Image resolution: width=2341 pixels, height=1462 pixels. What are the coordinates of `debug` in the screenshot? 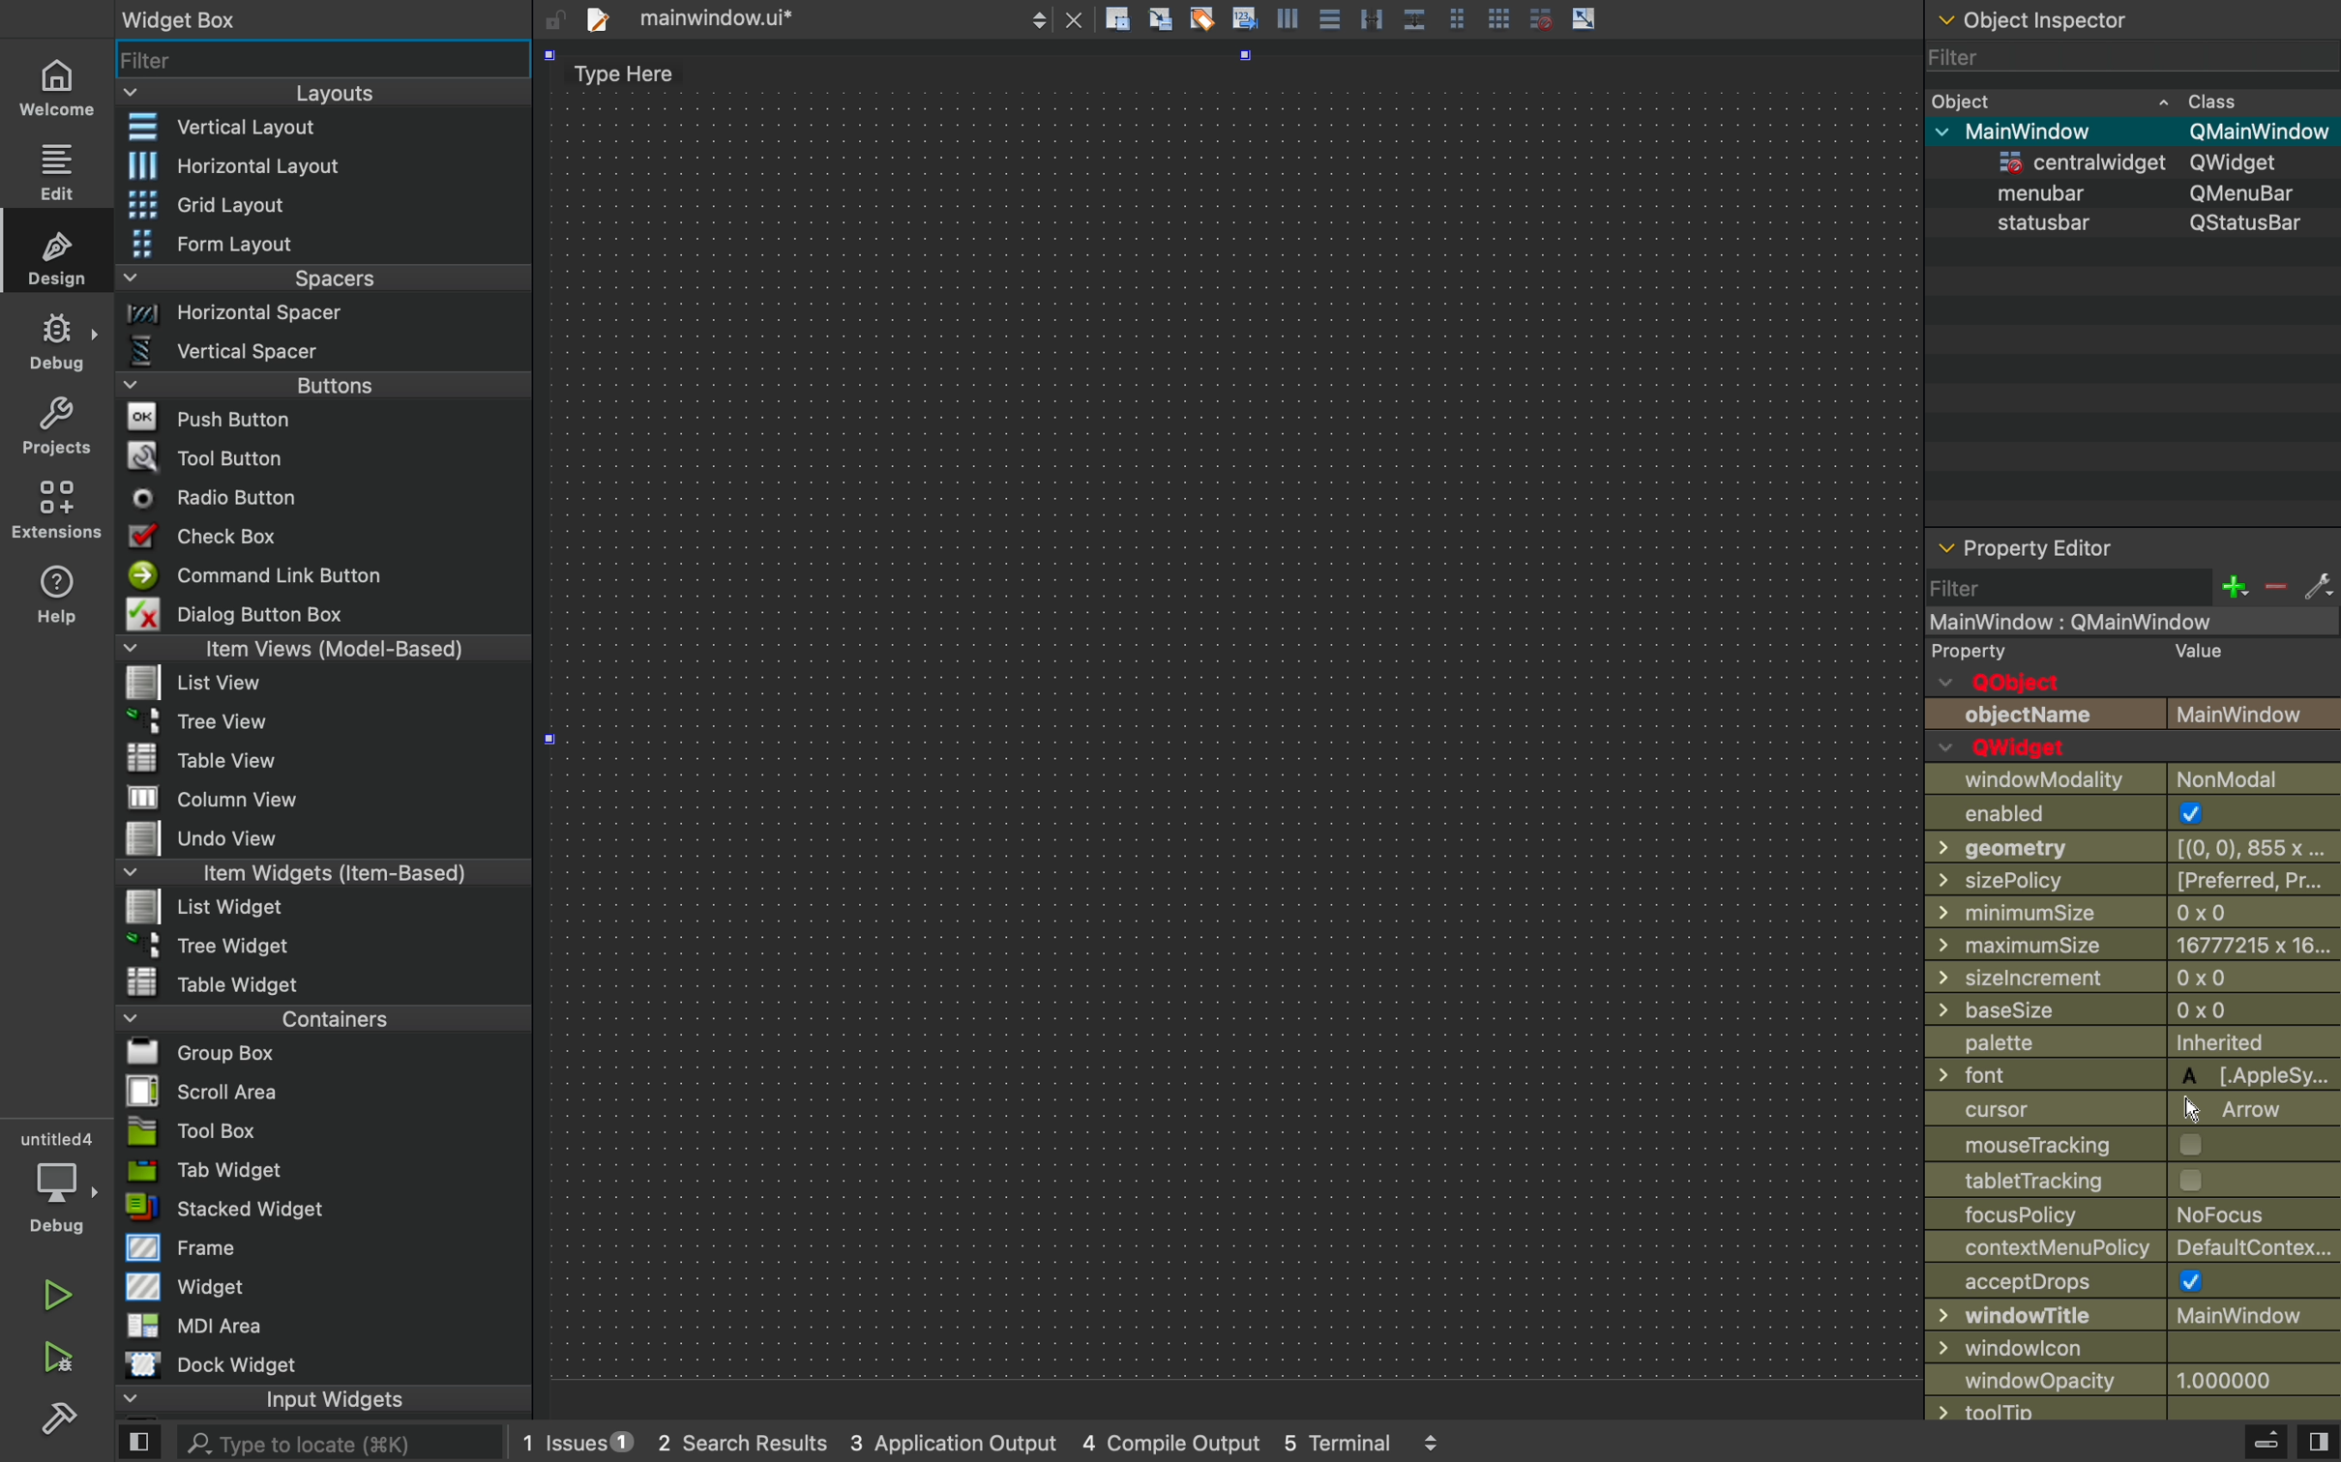 It's located at (58, 1183).